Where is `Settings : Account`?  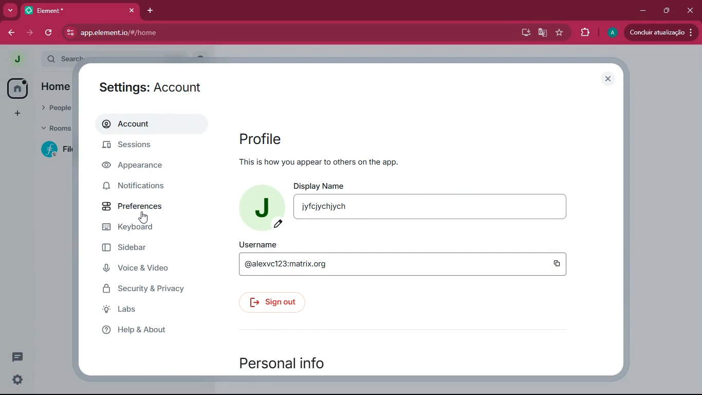
Settings : Account is located at coordinates (154, 87).